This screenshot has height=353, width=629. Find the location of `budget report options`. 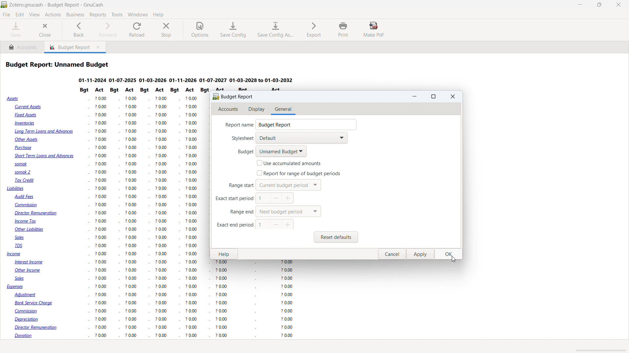

budget report options is located at coordinates (233, 96).